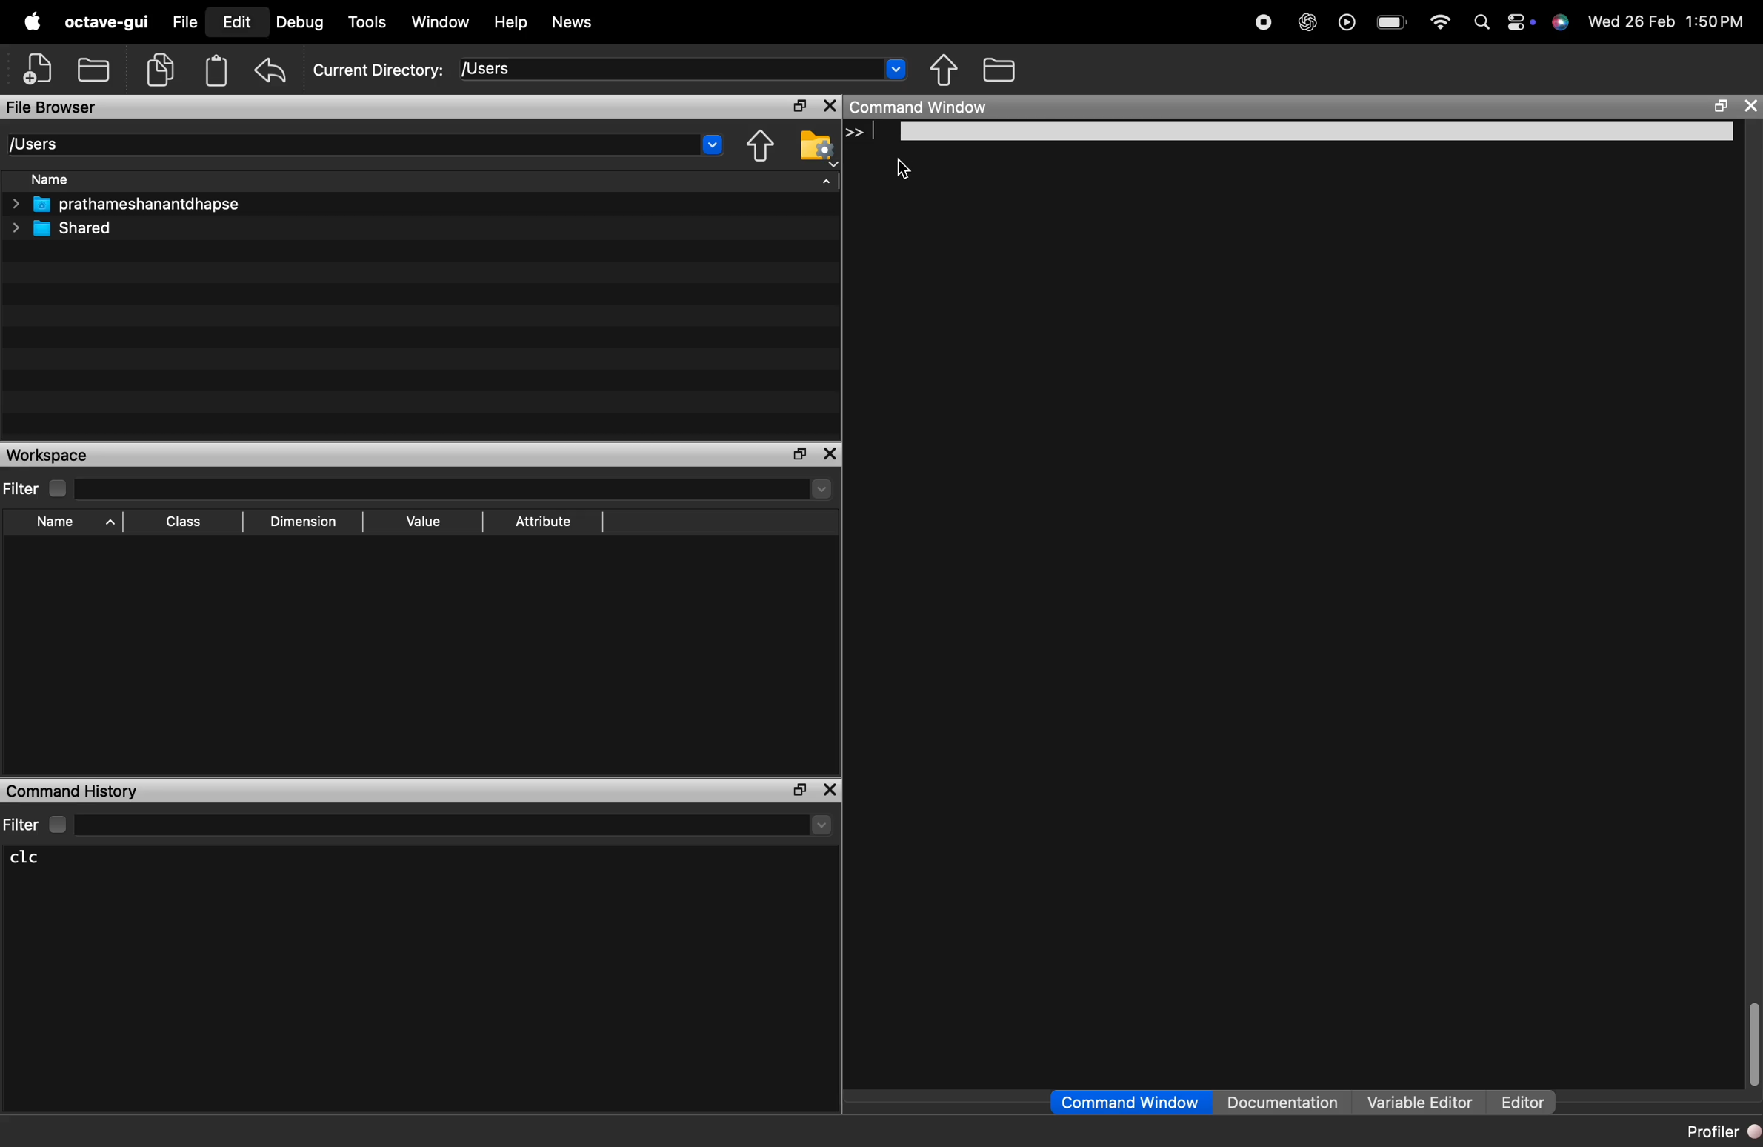 This screenshot has width=1763, height=1147. What do you see at coordinates (573, 24) in the screenshot?
I see `News` at bounding box center [573, 24].